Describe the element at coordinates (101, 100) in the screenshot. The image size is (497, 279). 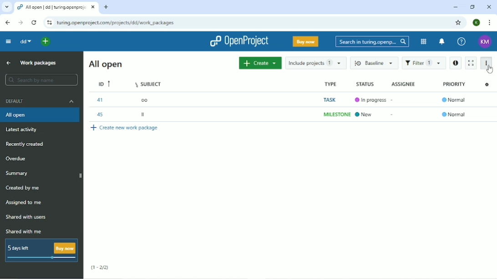
I see `41` at that location.